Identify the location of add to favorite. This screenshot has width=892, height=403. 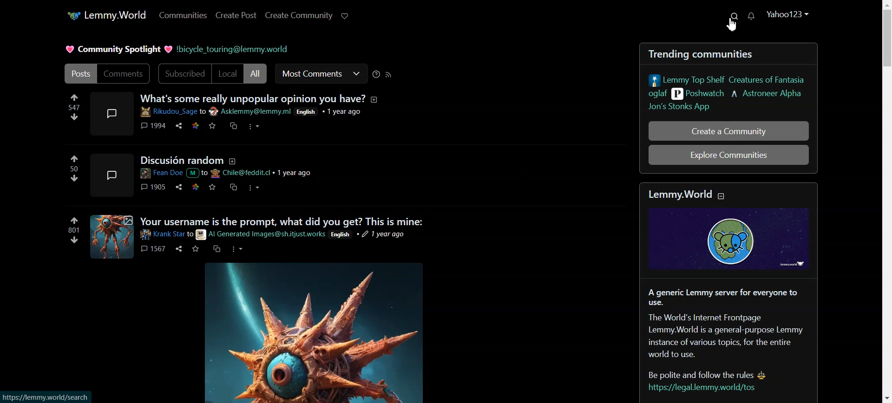
(196, 250).